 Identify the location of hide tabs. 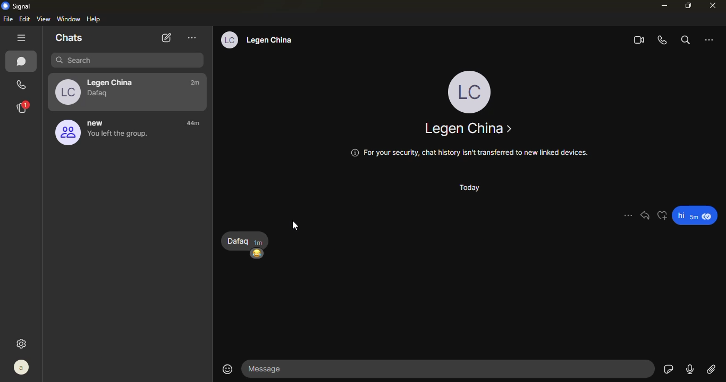
(22, 38).